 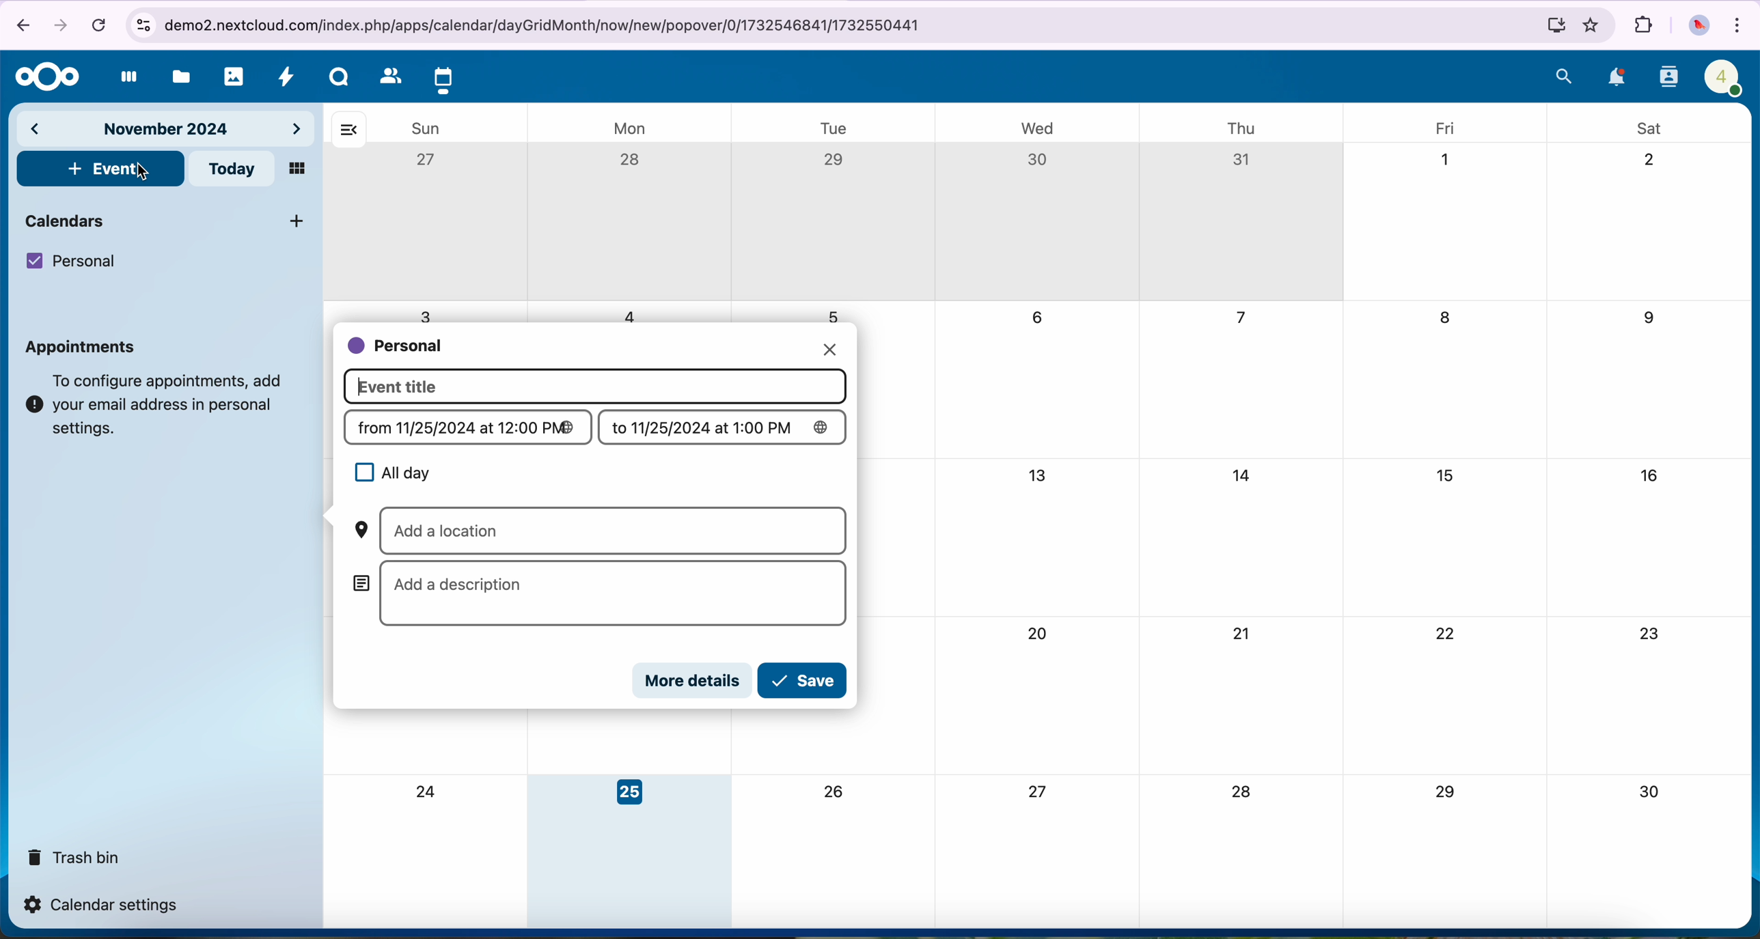 I want to click on save, so click(x=804, y=681).